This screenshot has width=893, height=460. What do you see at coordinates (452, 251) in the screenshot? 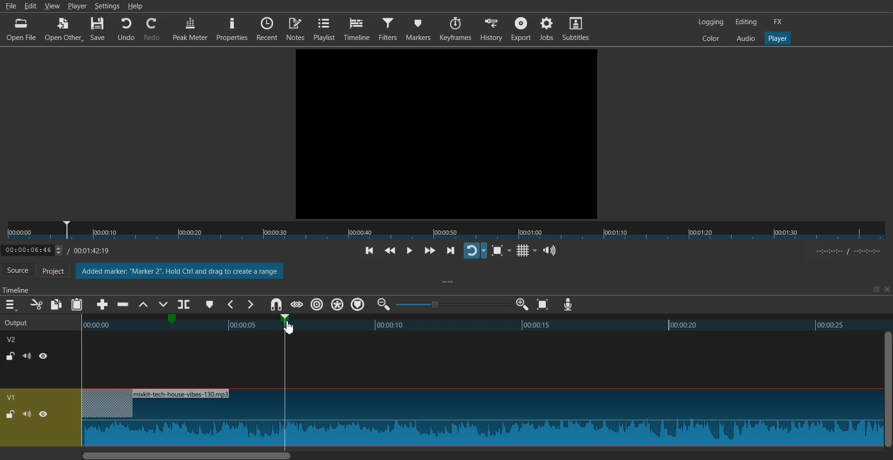
I see `Skip to next point` at bounding box center [452, 251].